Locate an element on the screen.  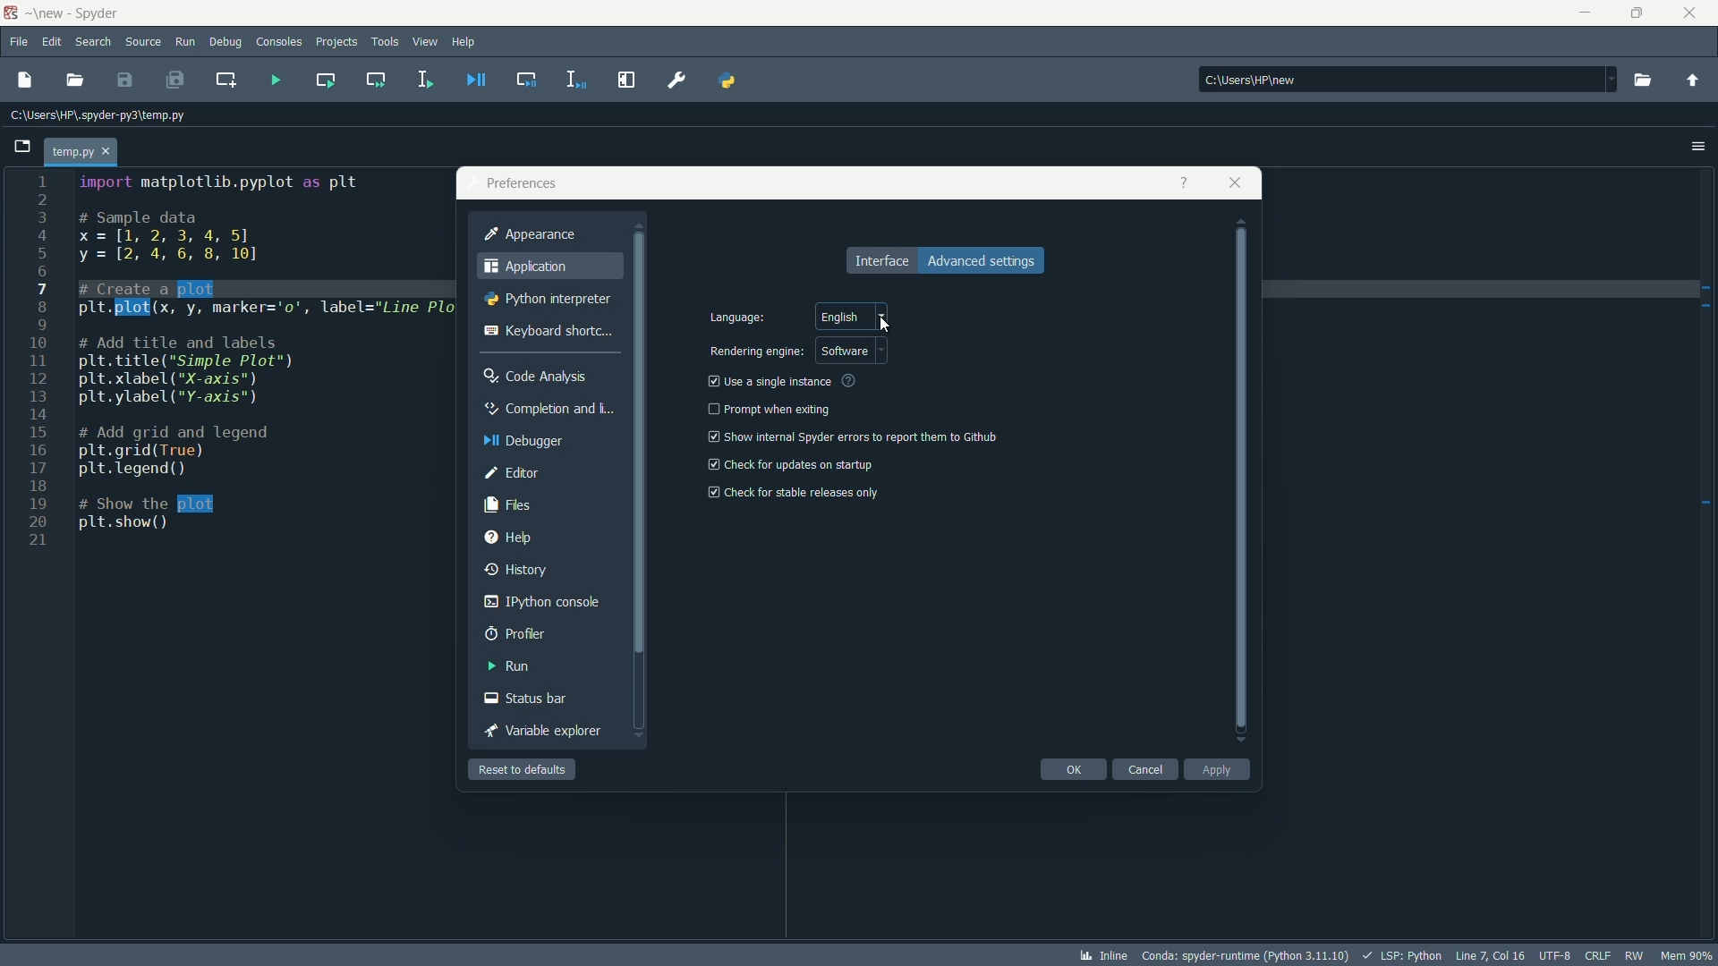
browse tabs is located at coordinates (19, 148).